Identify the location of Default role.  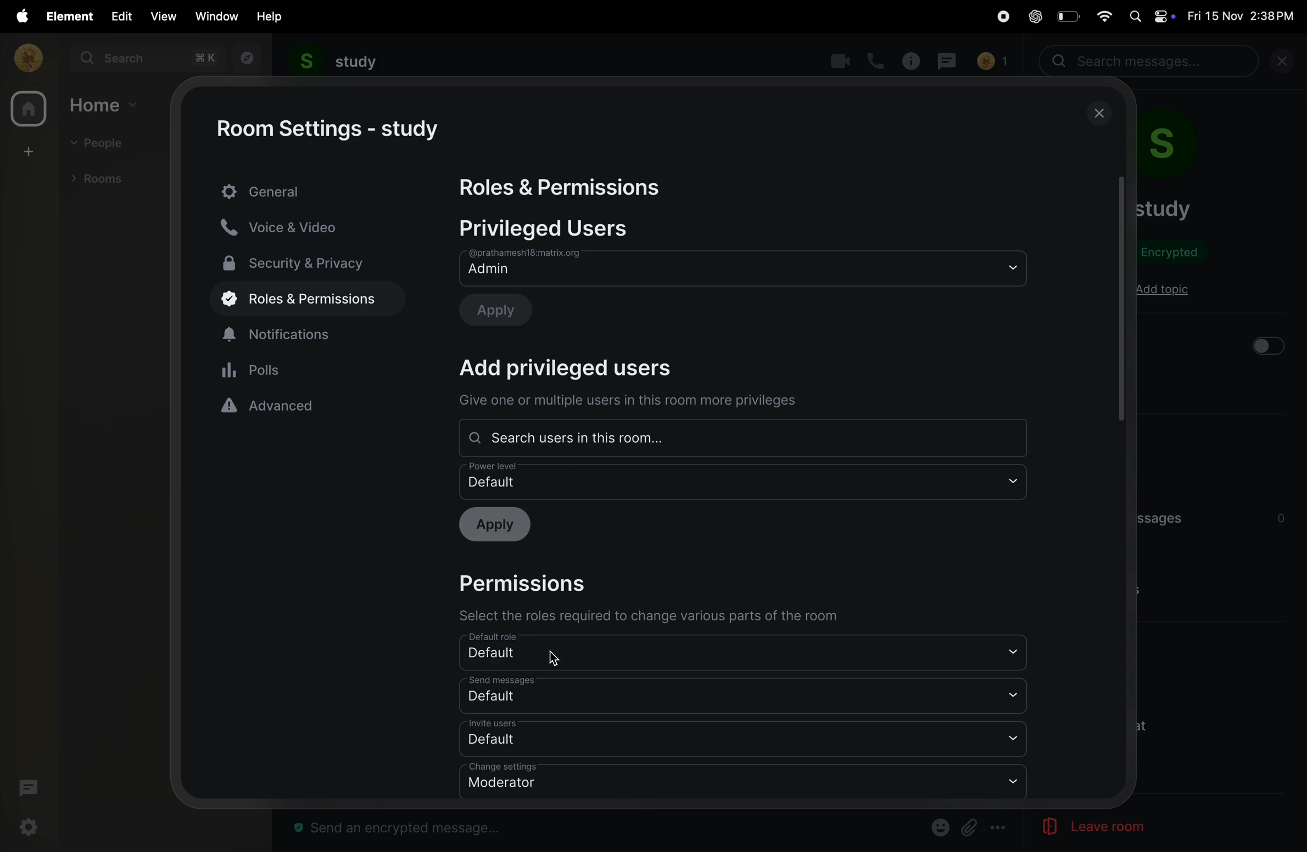
(739, 652).